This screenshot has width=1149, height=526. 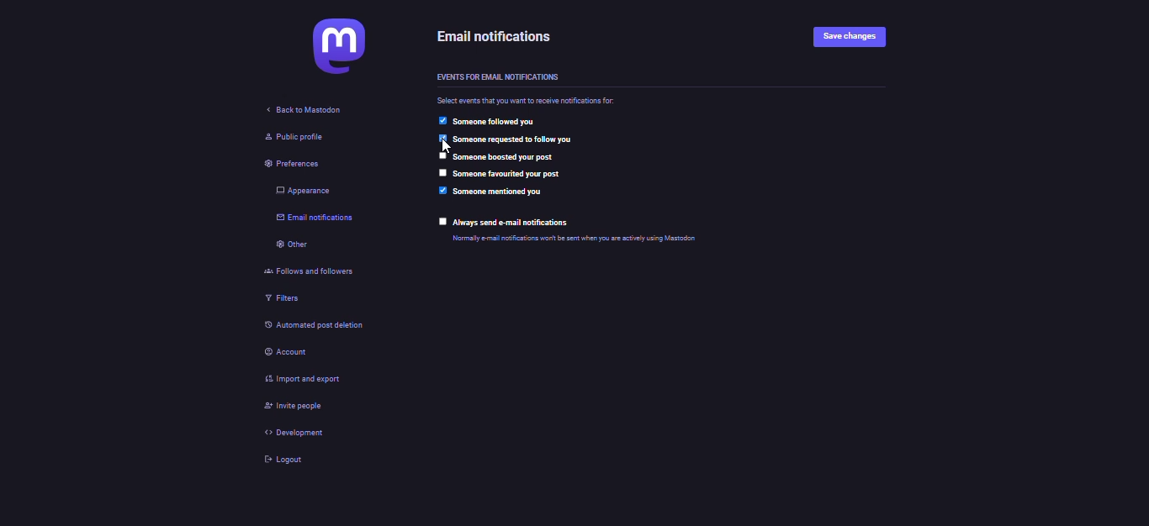 What do you see at coordinates (500, 122) in the screenshot?
I see `someone followed you` at bounding box center [500, 122].